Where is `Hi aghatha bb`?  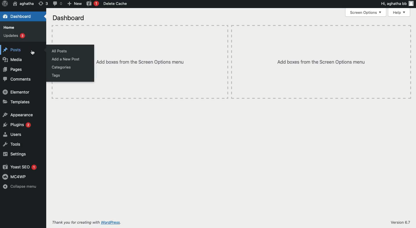
Hi aghatha bb is located at coordinates (397, 3).